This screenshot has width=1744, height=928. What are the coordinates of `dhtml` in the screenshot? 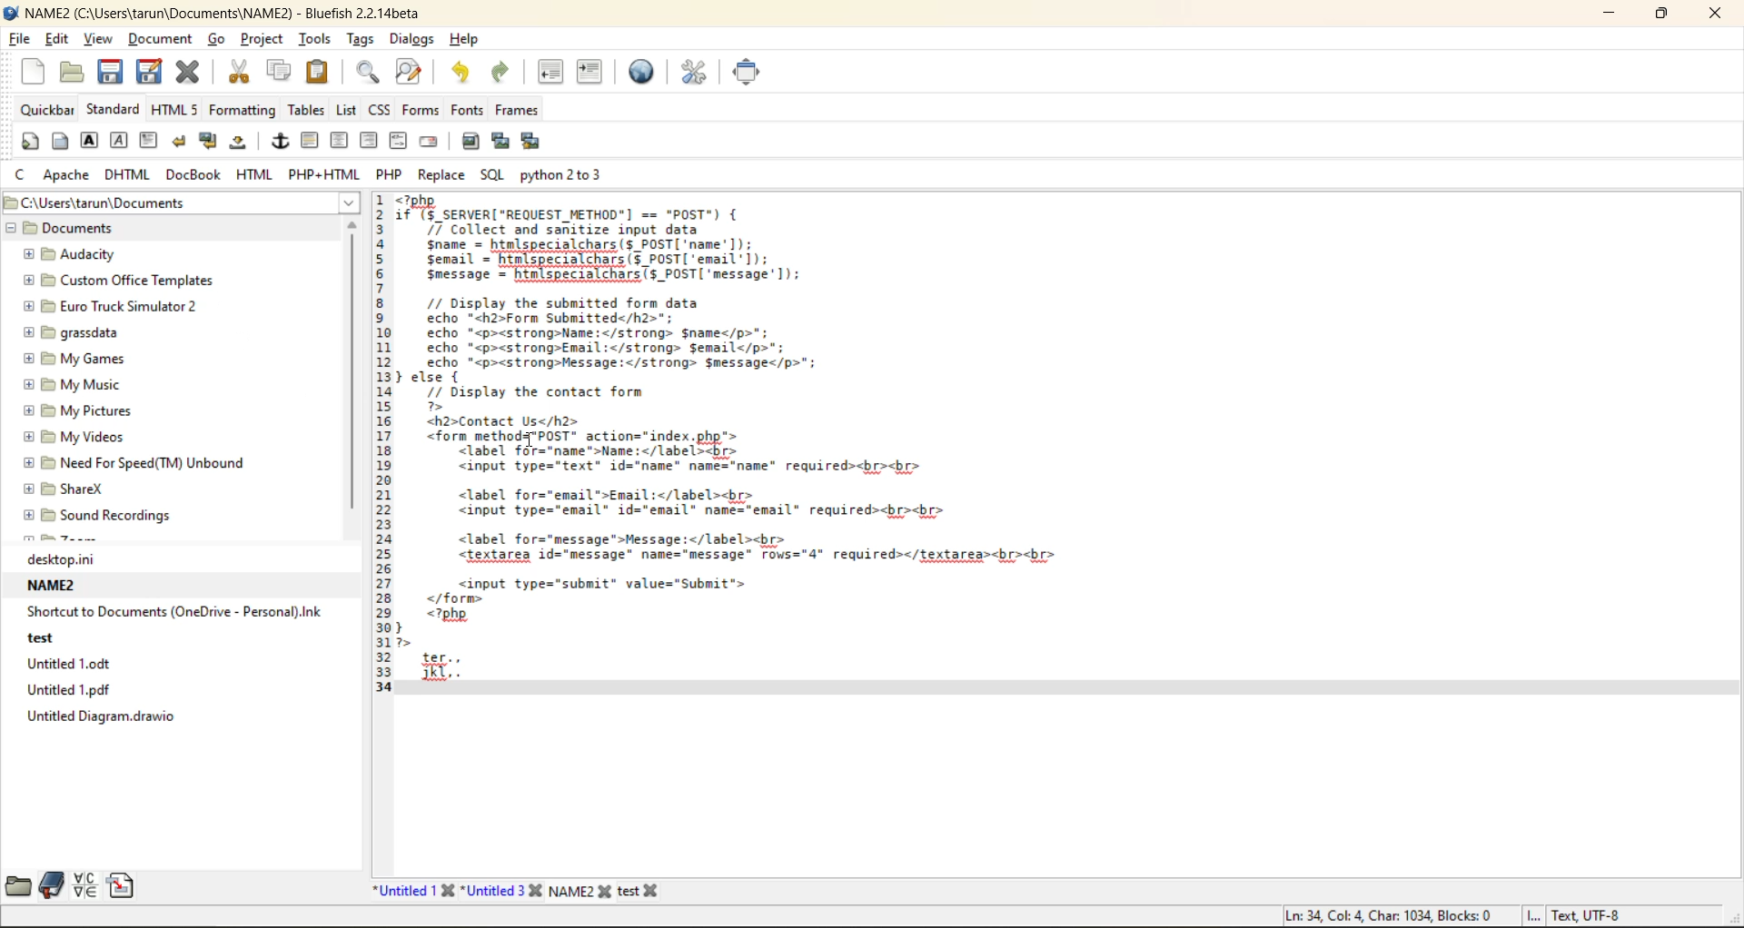 It's located at (126, 176).